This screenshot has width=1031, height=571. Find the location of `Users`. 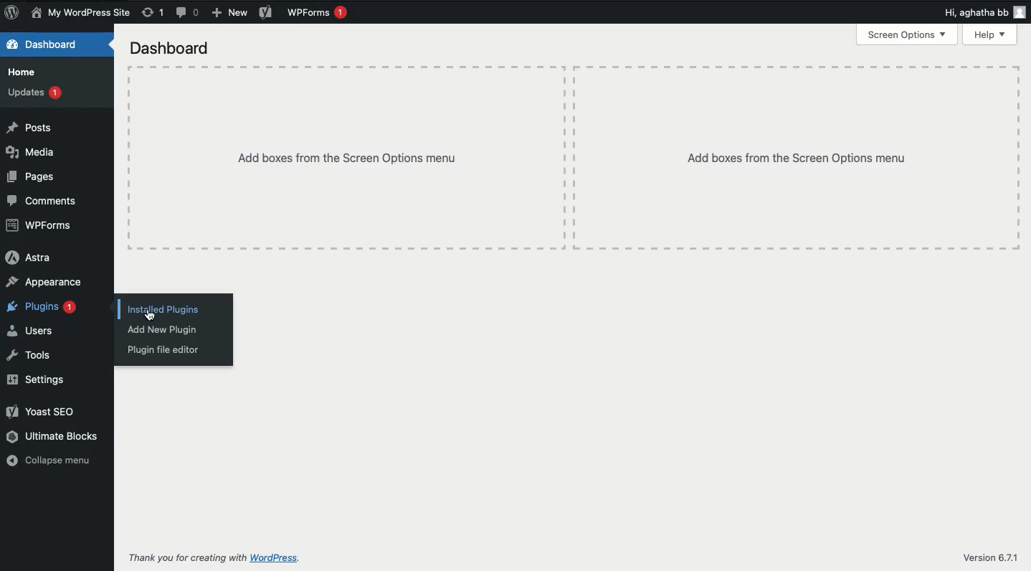

Users is located at coordinates (31, 331).